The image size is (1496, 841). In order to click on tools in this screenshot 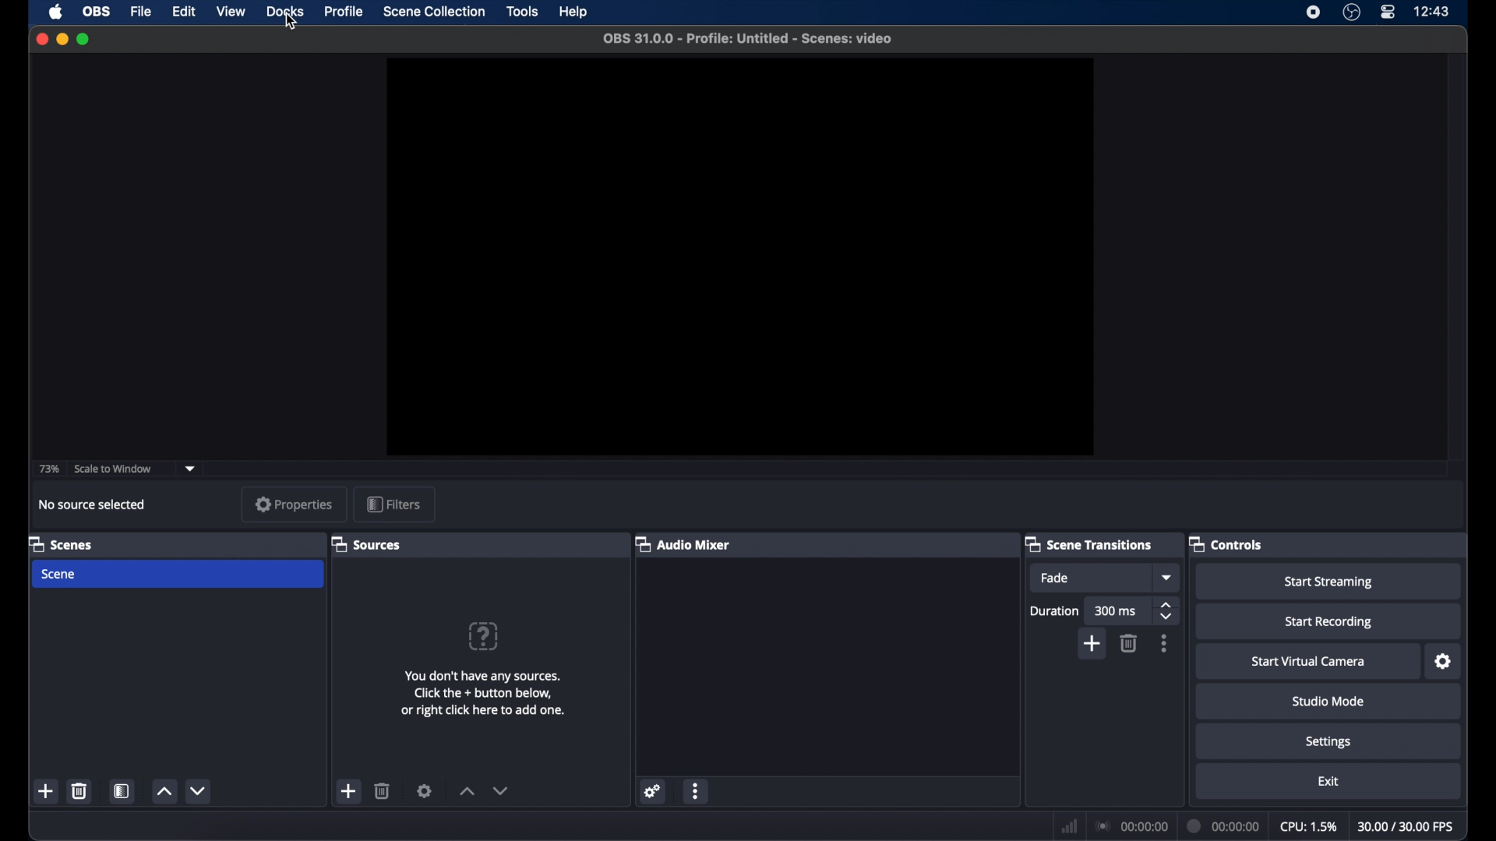, I will do `click(523, 11)`.